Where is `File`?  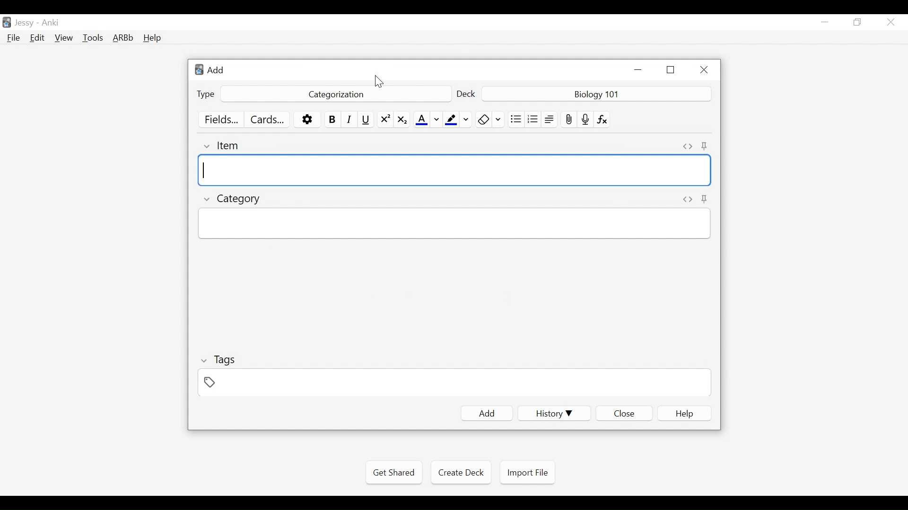
File is located at coordinates (14, 39).